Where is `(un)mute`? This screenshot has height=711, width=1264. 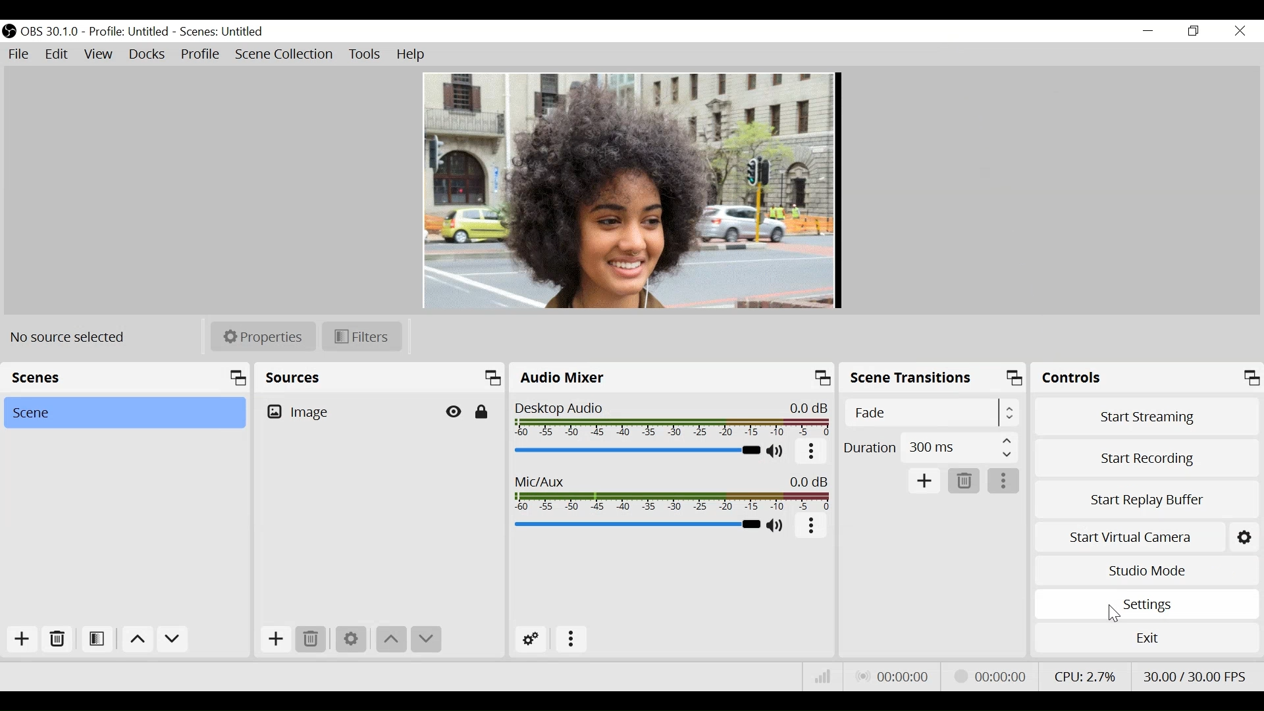
(un)mute is located at coordinates (776, 525).